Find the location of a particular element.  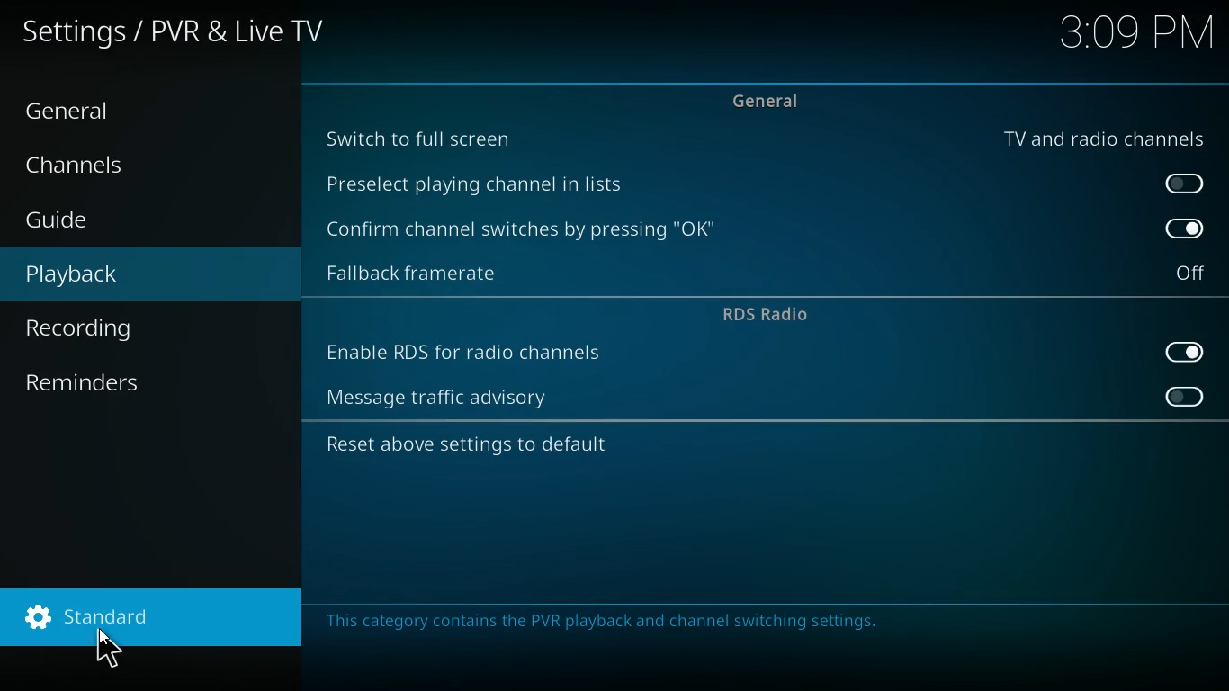

standard is located at coordinates (147, 619).